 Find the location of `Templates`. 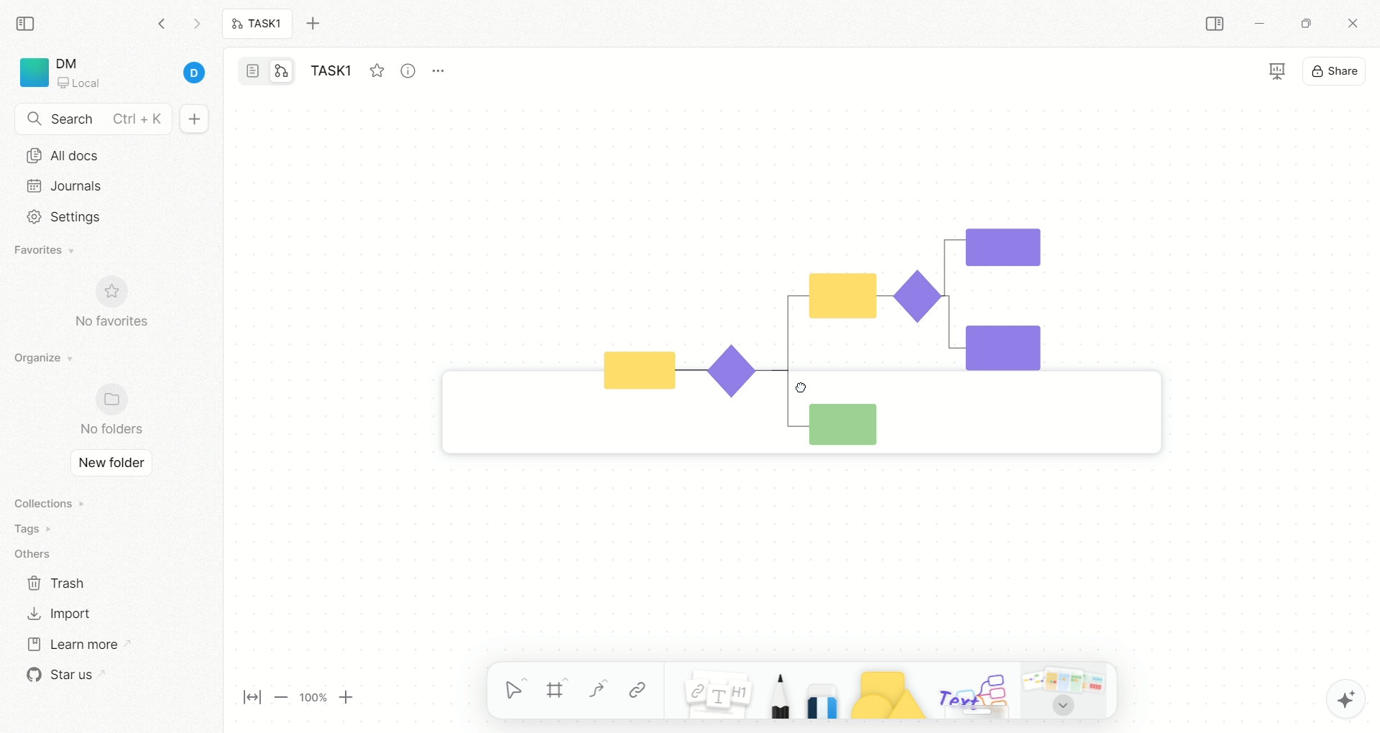

Templates is located at coordinates (1066, 690).